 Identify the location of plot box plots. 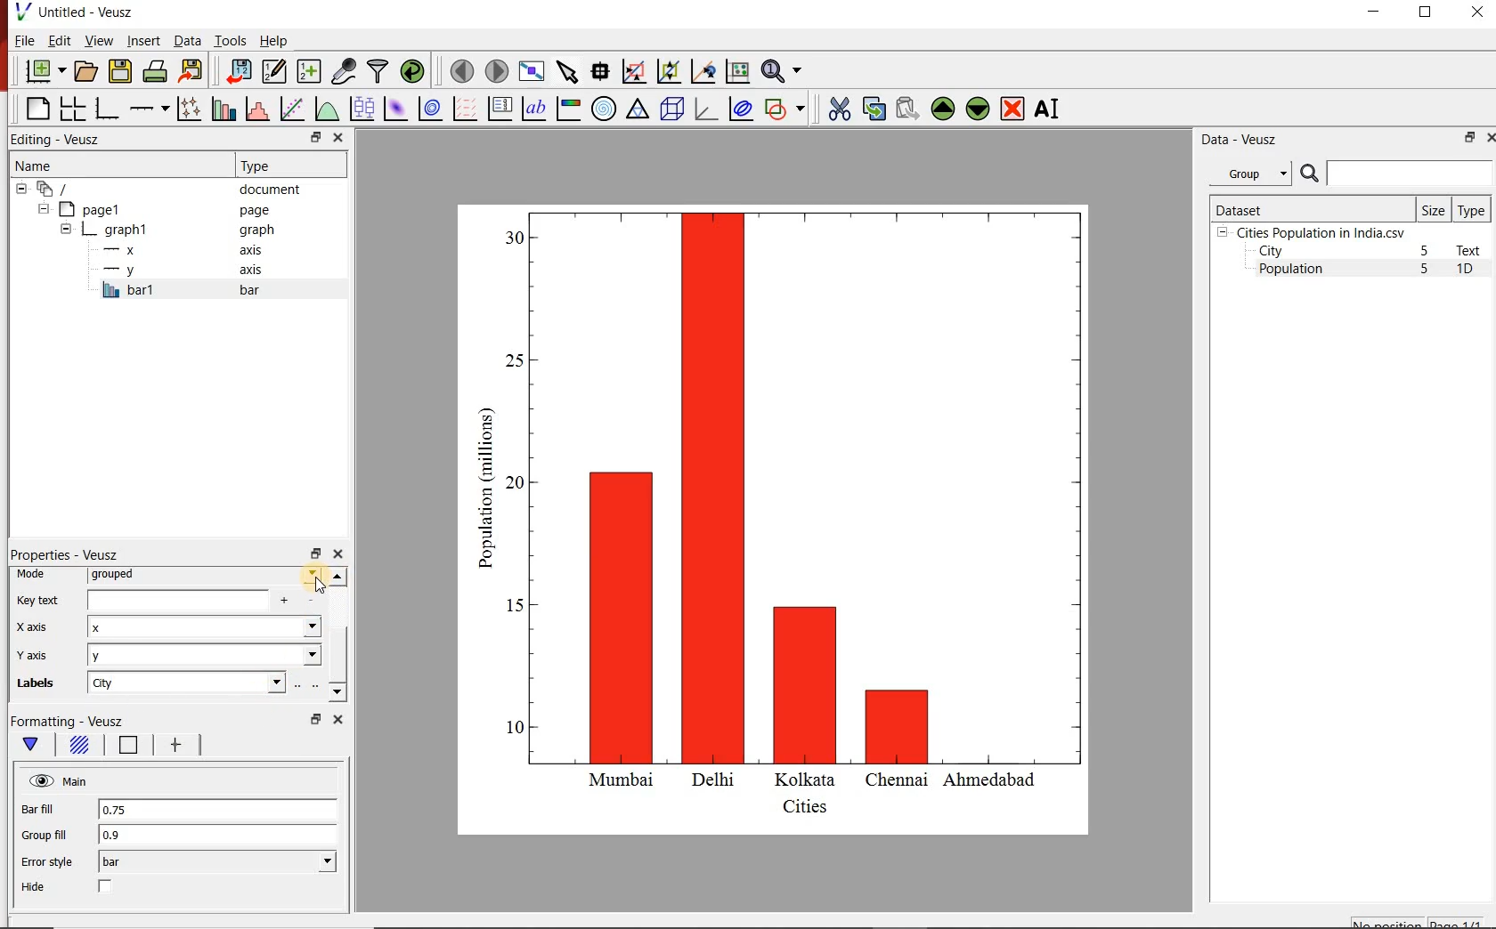
(361, 108).